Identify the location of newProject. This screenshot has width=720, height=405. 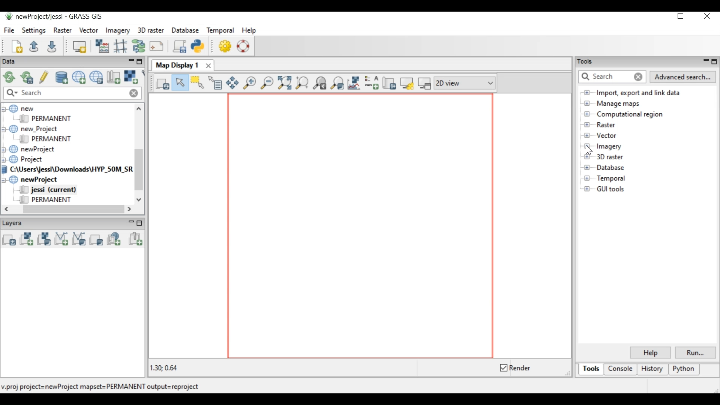
(37, 148).